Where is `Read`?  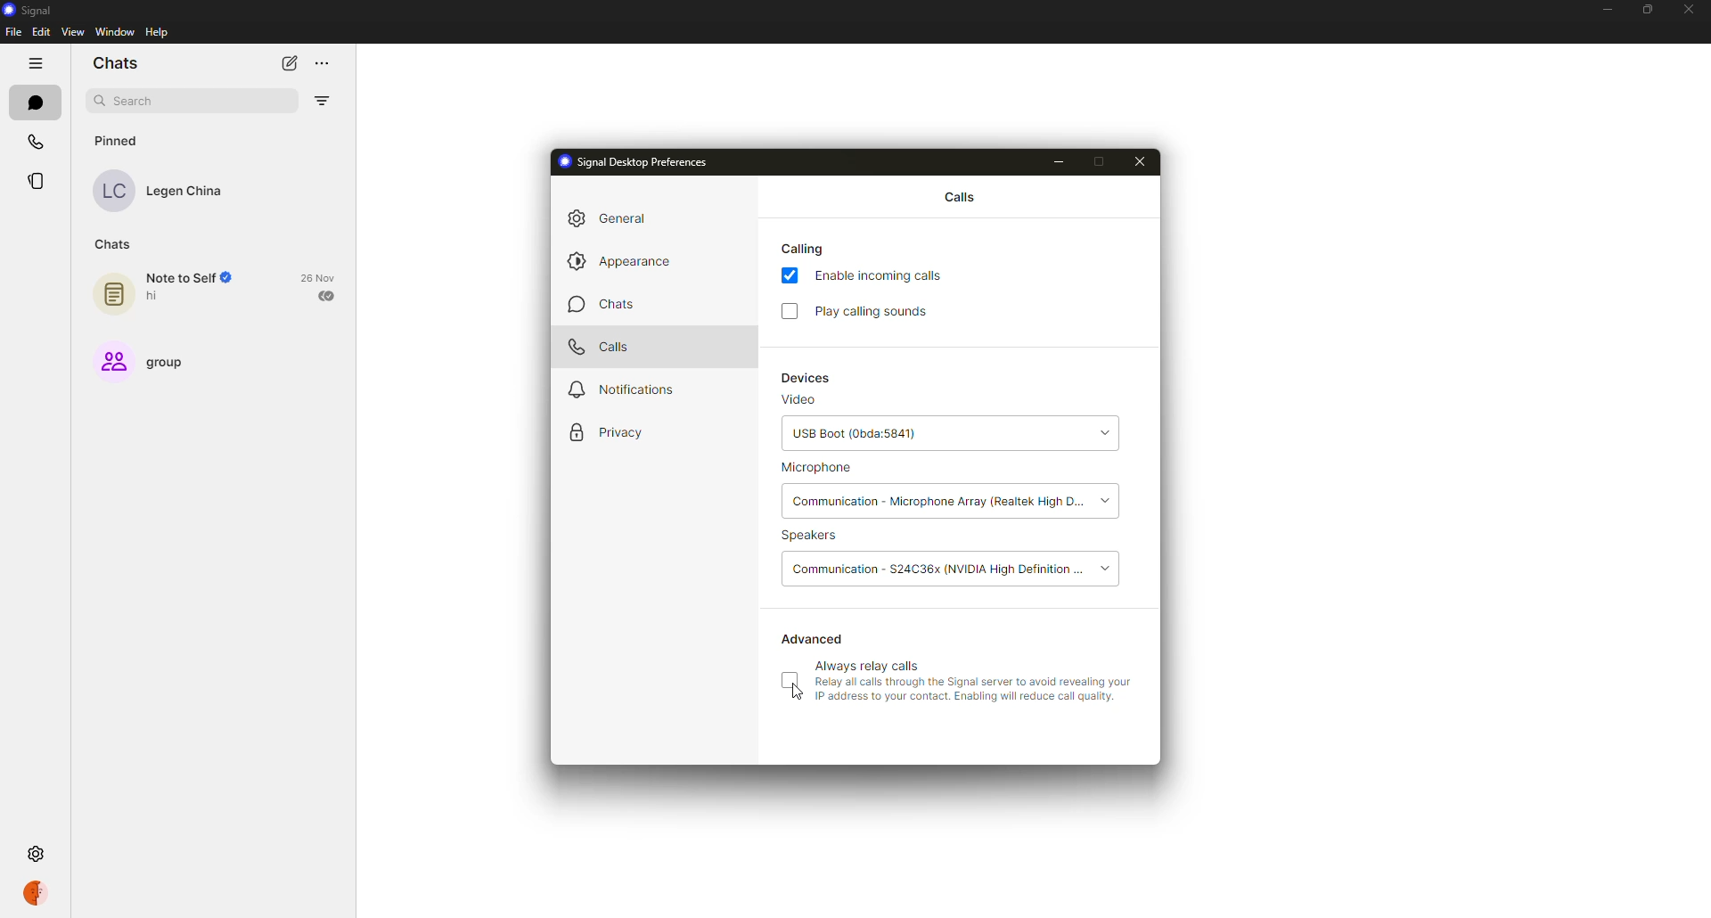
Read is located at coordinates (329, 297).